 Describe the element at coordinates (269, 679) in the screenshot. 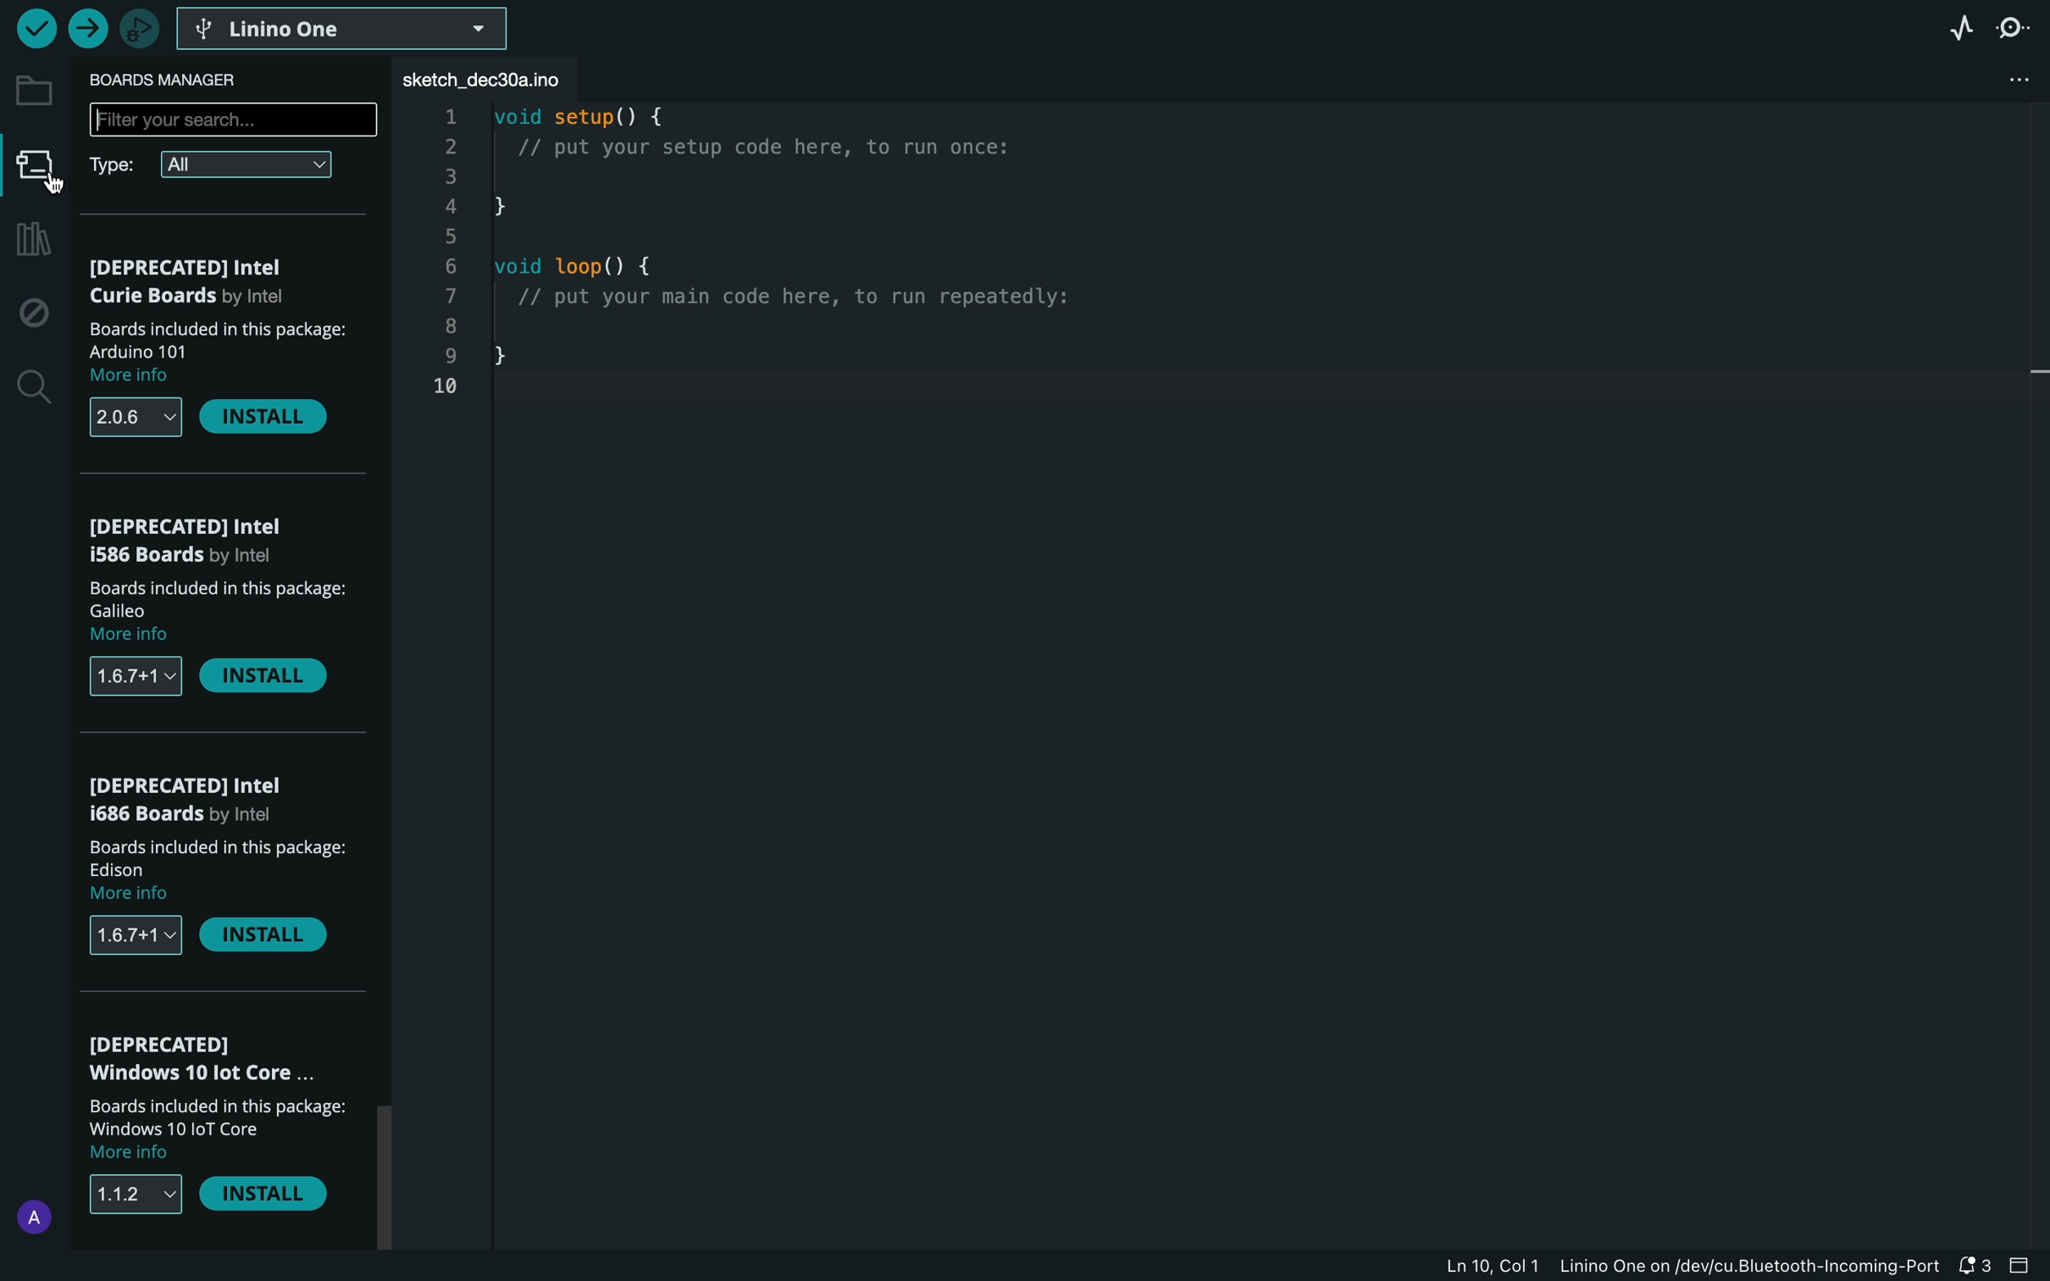

I see `install` at that location.